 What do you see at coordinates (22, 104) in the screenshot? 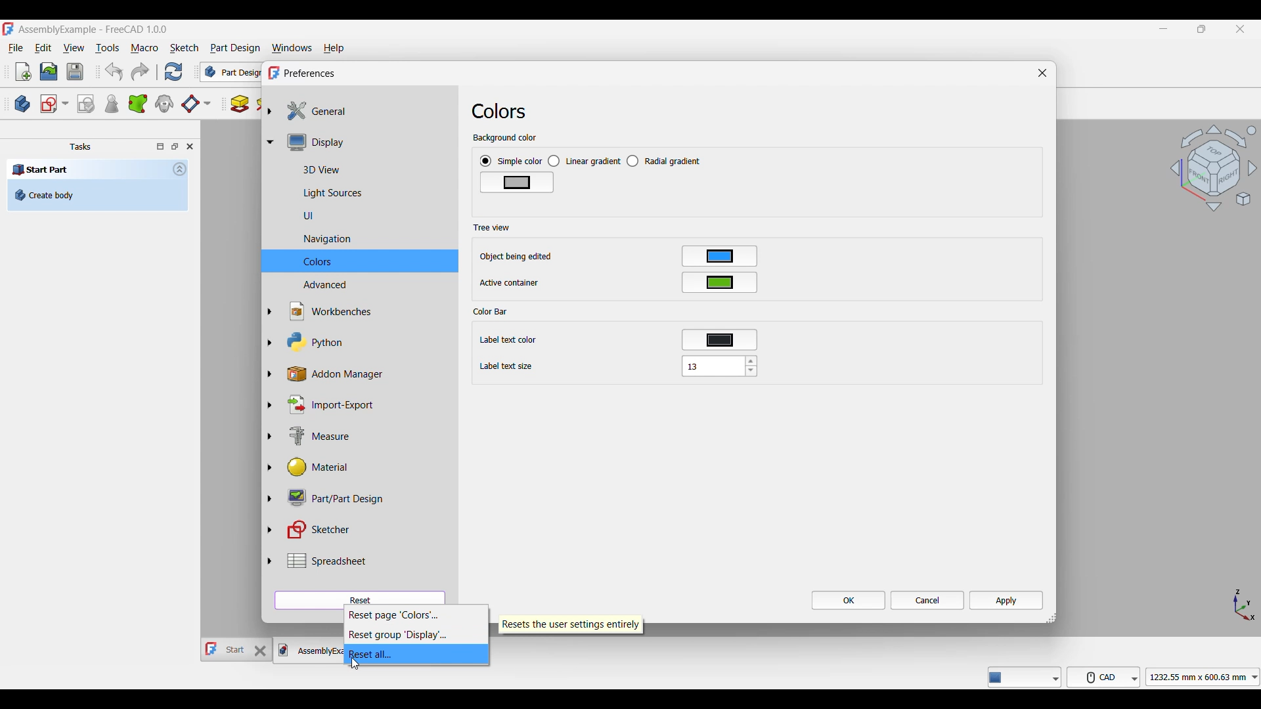
I see `Create body` at bounding box center [22, 104].